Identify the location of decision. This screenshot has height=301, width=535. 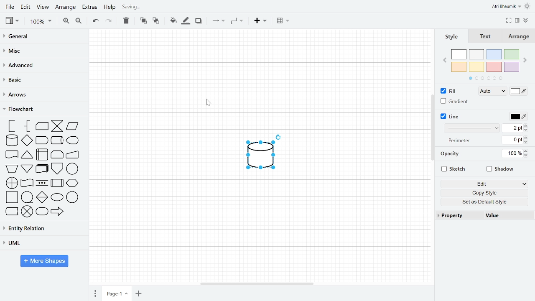
(28, 140).